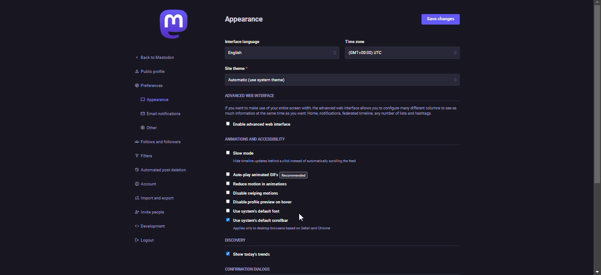 This screenshot has height=275, width=601. I want to click on time zone, so click(355, 40).